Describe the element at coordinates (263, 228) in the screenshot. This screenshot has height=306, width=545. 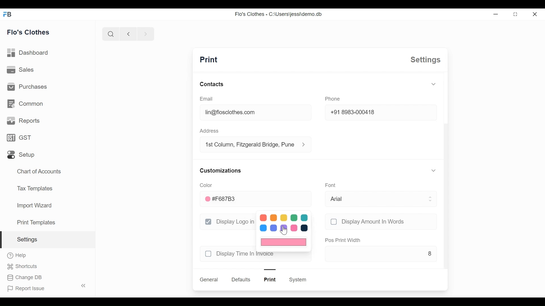
I see `color 6` at that location.